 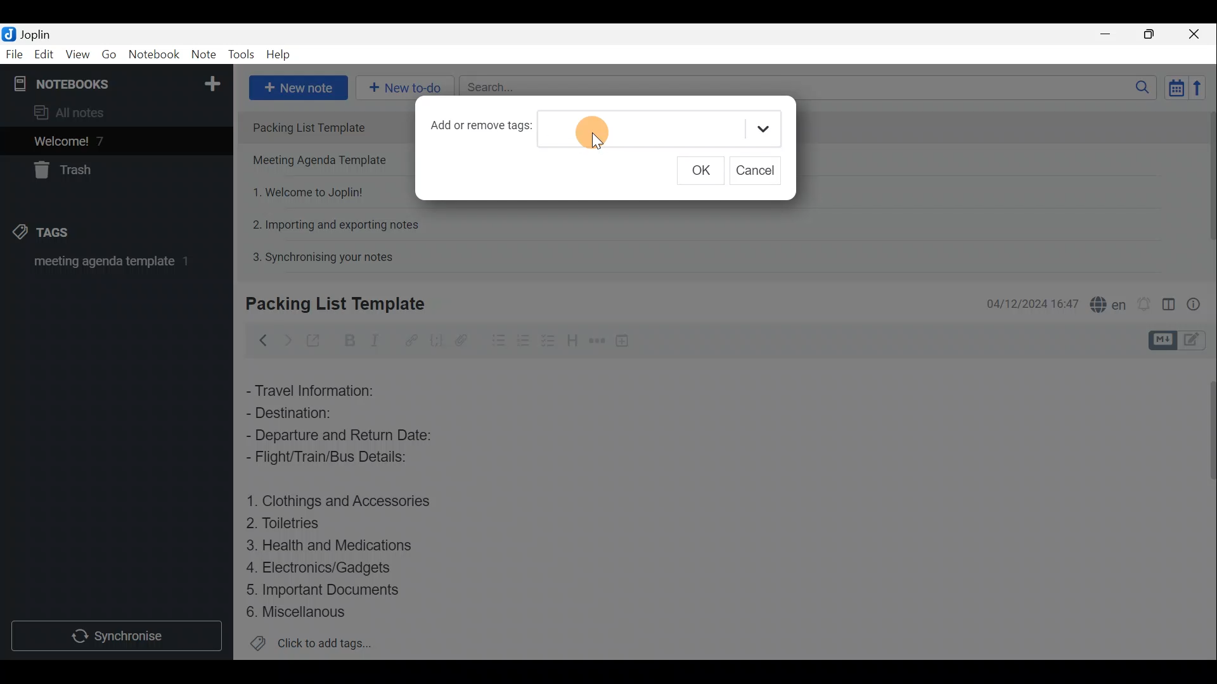 What do you see at coordinates (97, 141) in the screenshot?
I see `Welcome` at bounding box center [97, 141].